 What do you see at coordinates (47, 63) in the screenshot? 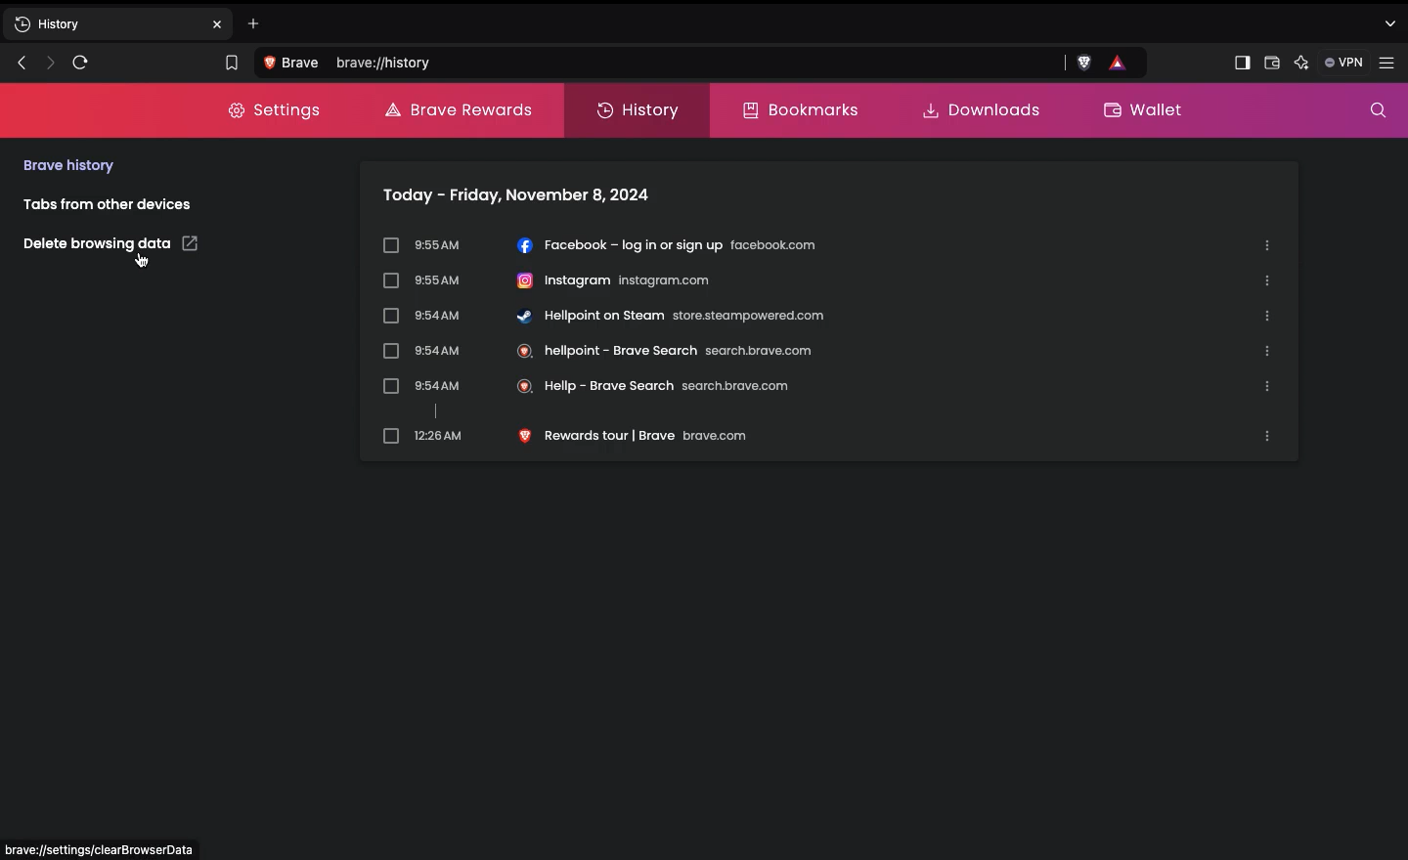
I see `Next page` at bounding box center [47, 63].